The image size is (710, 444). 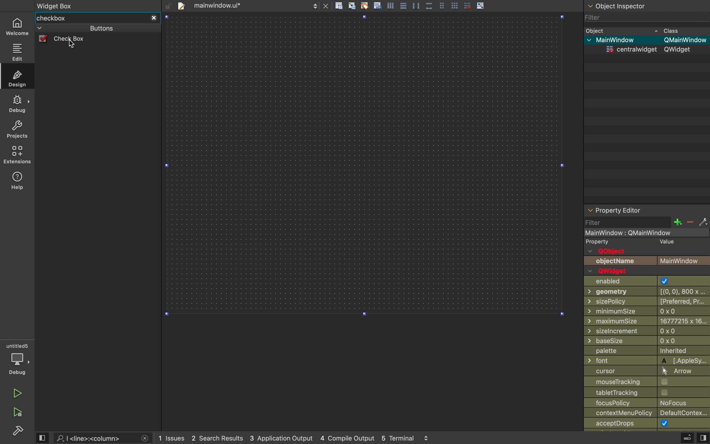 I want to click on objectname, so click(x=647, y=261).